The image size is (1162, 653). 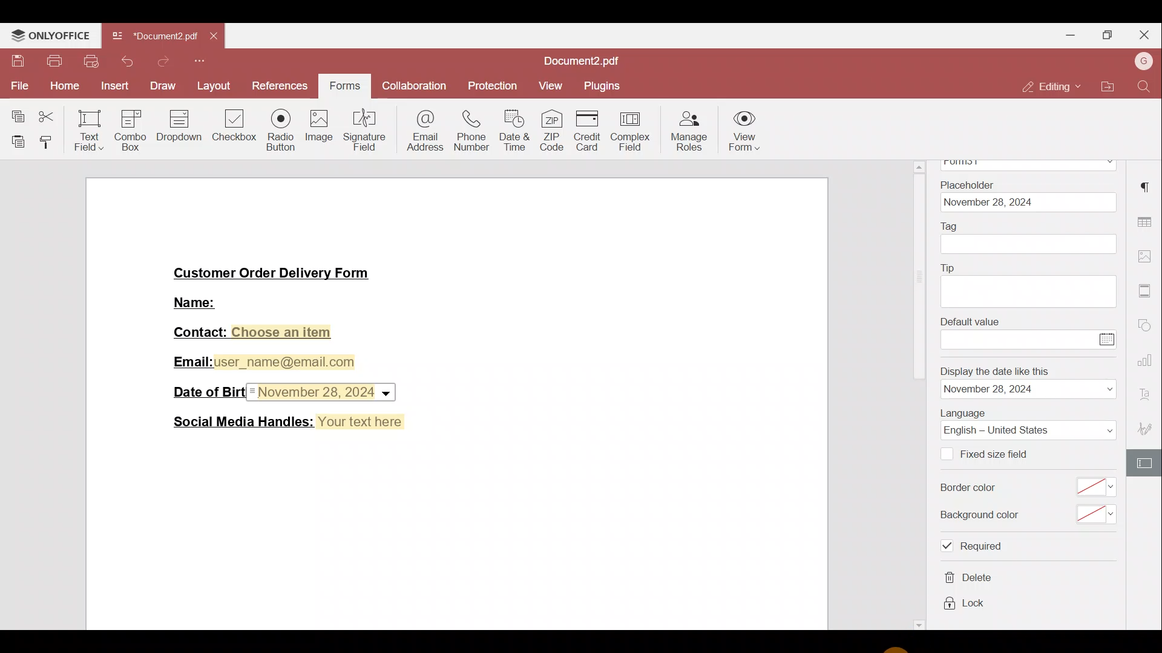 I want to click on Combo box, so click(x=130, y=128).